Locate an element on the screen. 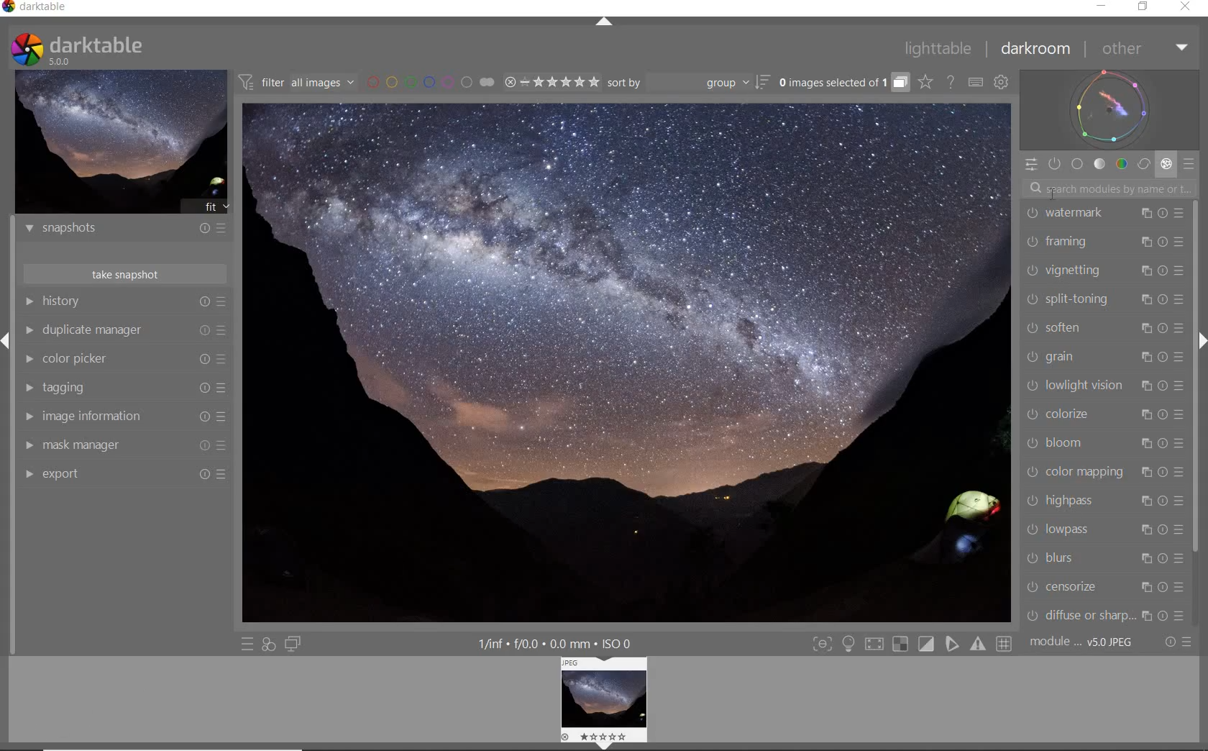 Image resolution: width=1208 pixels, height=751 pixels. multiple instance actions is located at coordinates (1147, 269).